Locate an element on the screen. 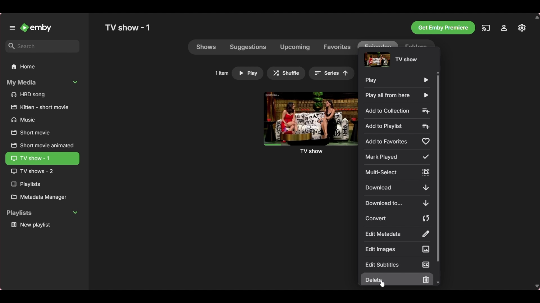 This screenshot has width=540, height=303. Favorites is located at coordinates (337, 47).